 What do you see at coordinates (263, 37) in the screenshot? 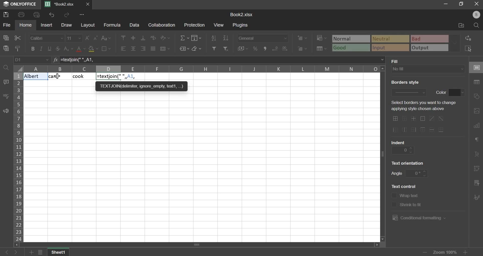
I see `number format` at bounding box center [263, 37].